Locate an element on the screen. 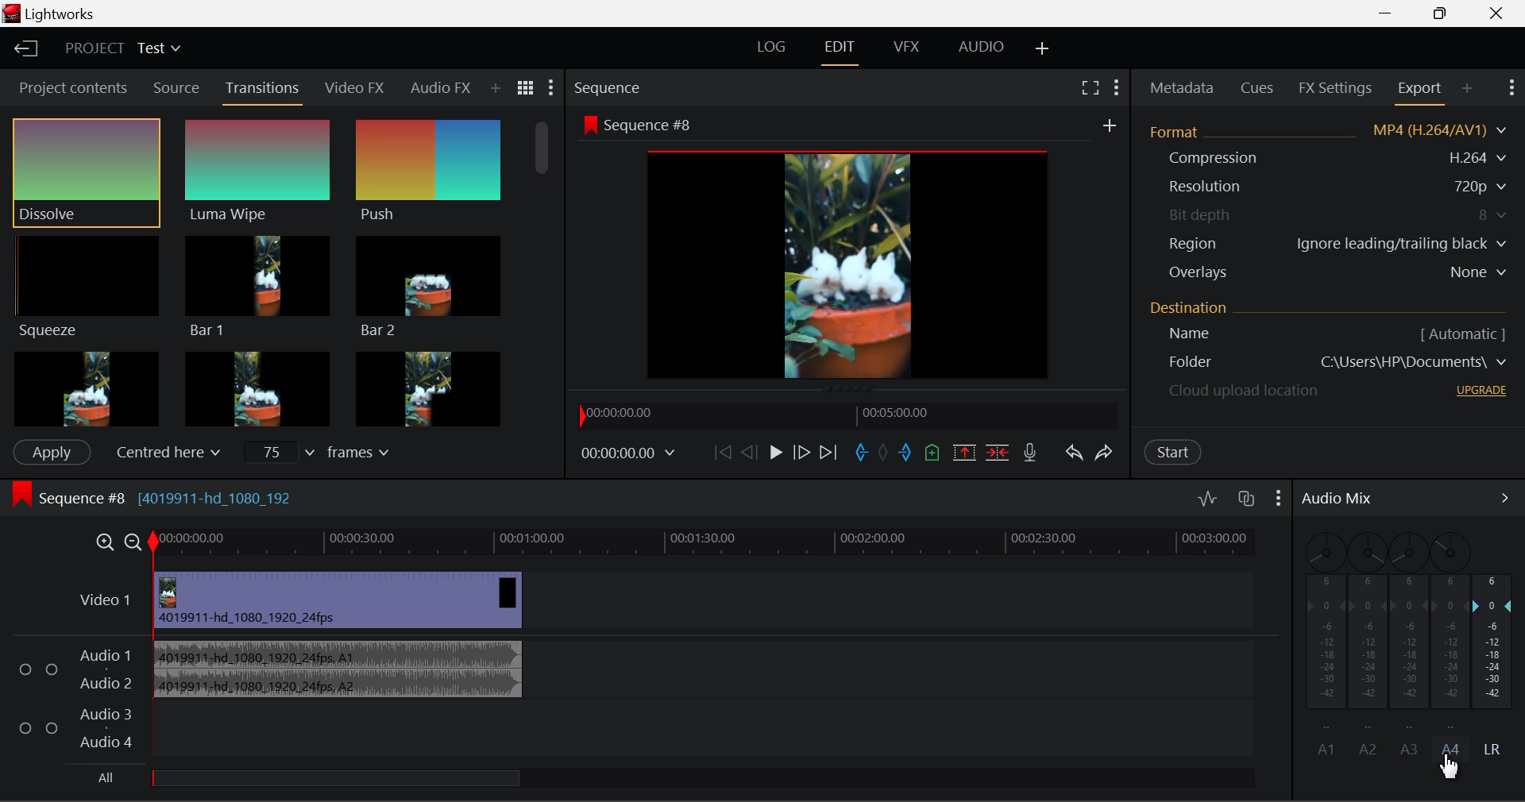  Toggle between title and list view is located at coordinates (525, 88).